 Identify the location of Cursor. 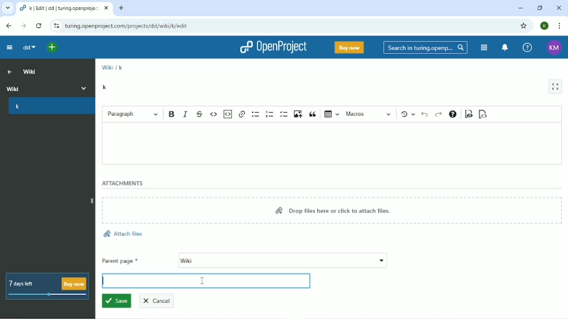
(203, 280).